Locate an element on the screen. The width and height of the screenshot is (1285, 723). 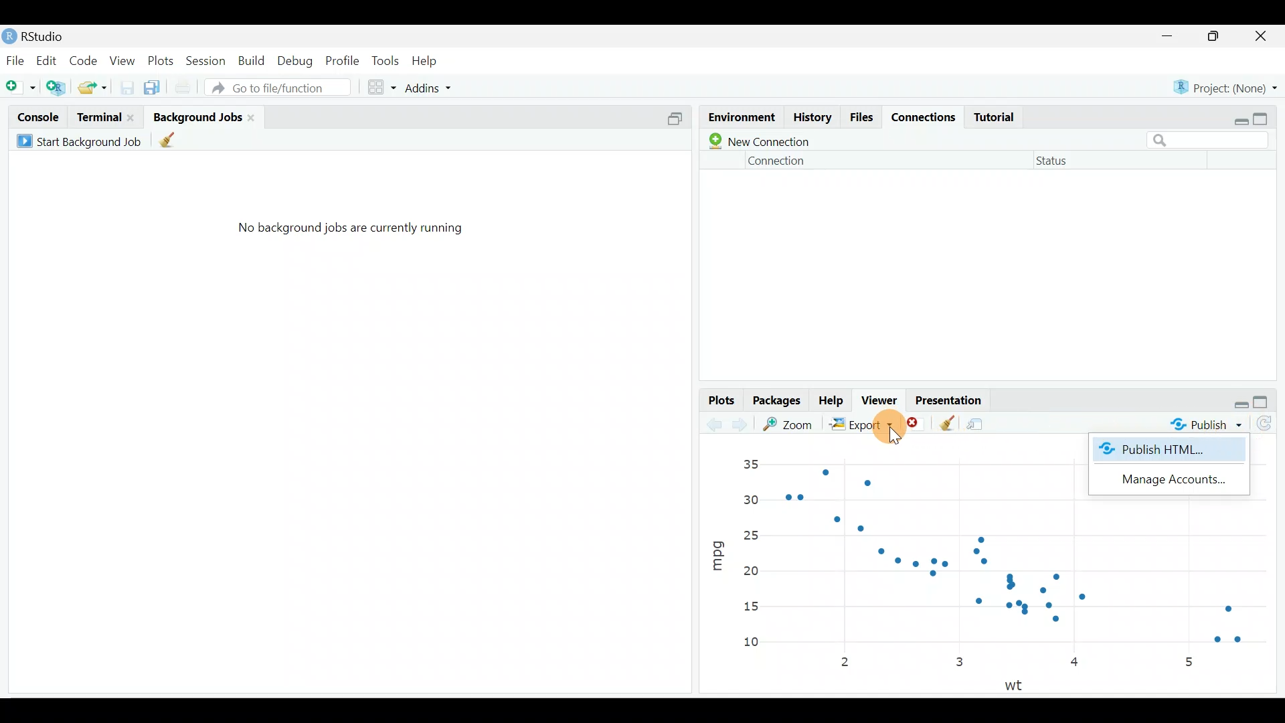
Maximize is located at coordinates (1268, 402).